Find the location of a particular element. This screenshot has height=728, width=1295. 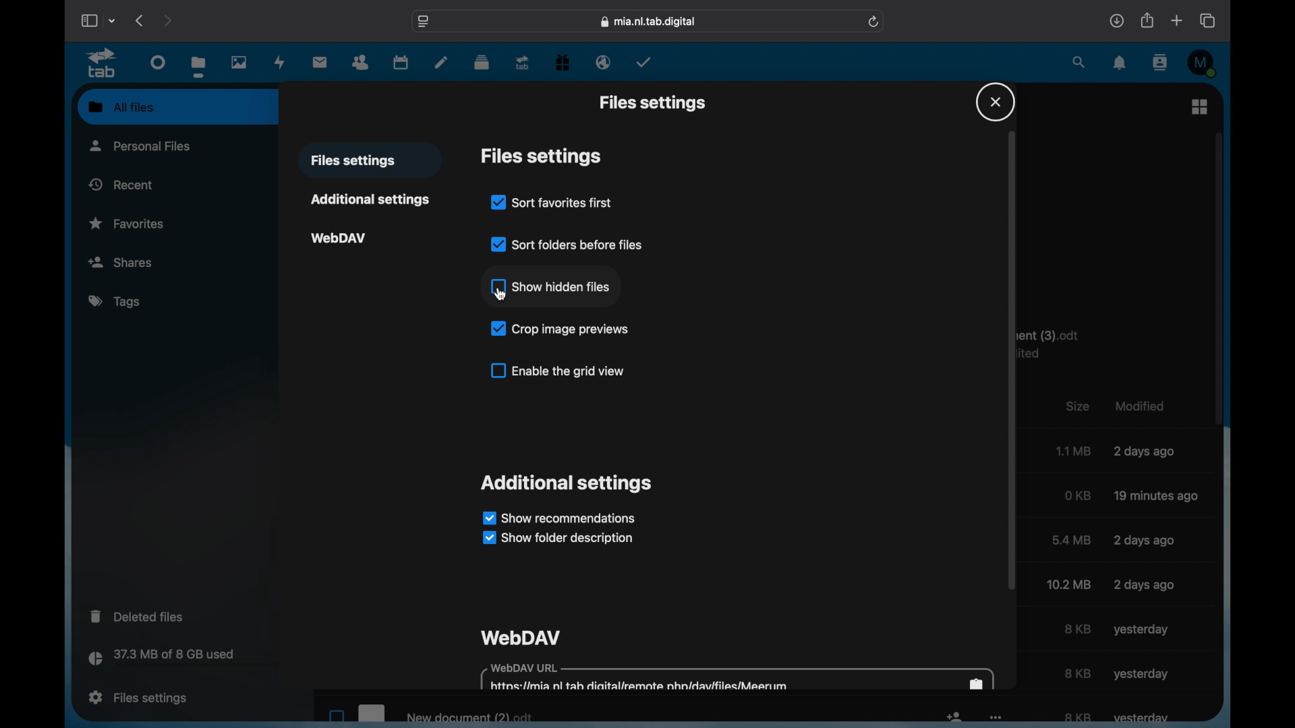

scroll box is located at coordinates (1012, 361).